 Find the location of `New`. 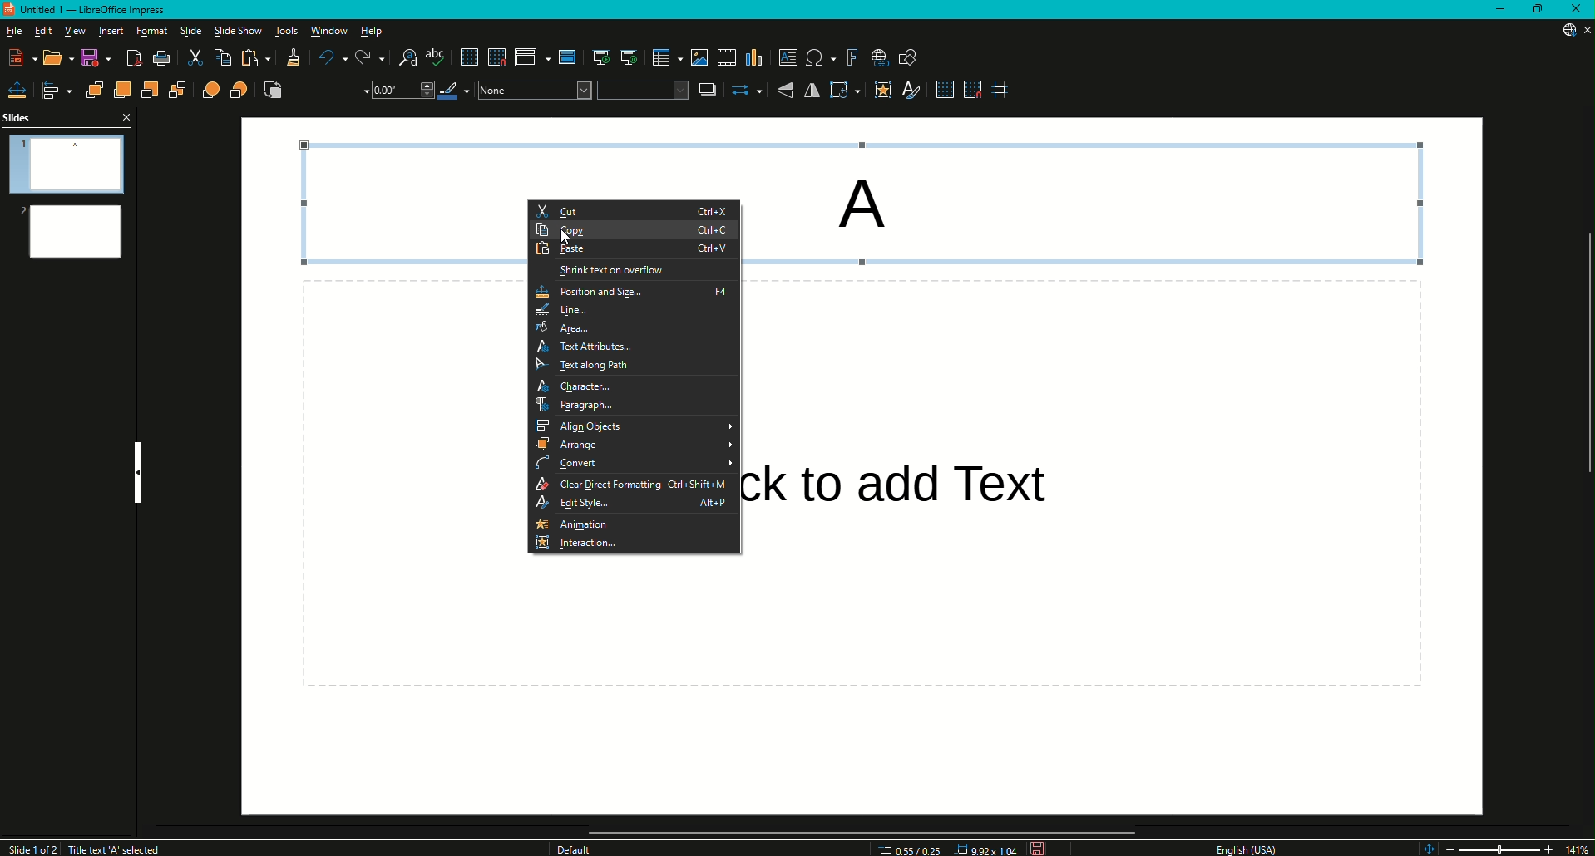

New is located at coordinates (19, 58).